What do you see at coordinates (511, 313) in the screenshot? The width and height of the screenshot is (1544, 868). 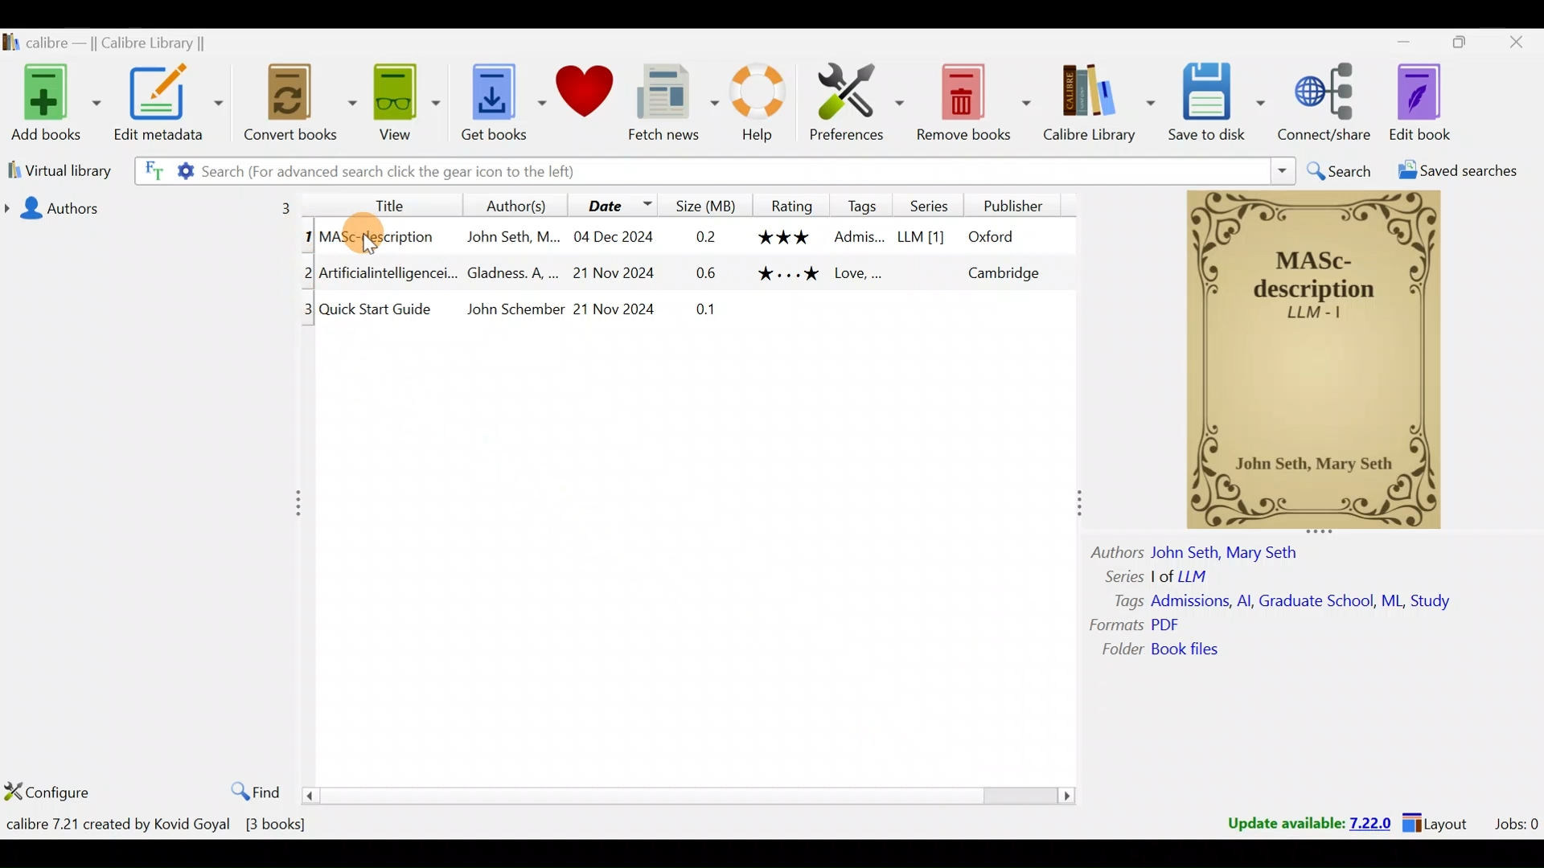 I see `` at bounding box center [511, 313].